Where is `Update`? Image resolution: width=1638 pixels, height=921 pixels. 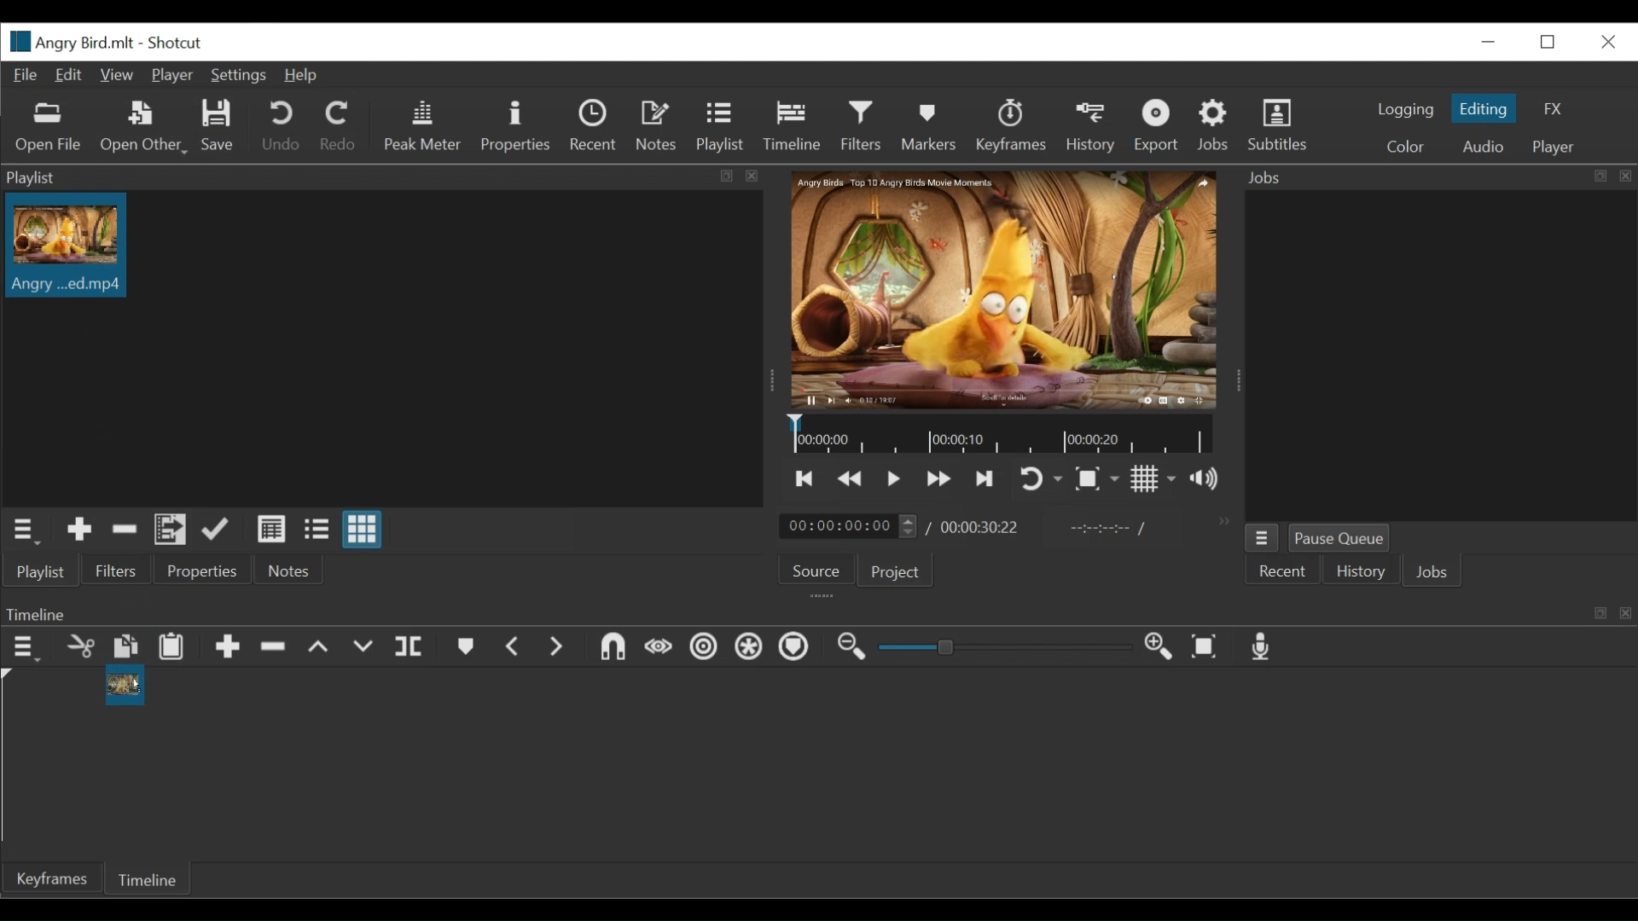 Update is located at coordinates (217, 529).